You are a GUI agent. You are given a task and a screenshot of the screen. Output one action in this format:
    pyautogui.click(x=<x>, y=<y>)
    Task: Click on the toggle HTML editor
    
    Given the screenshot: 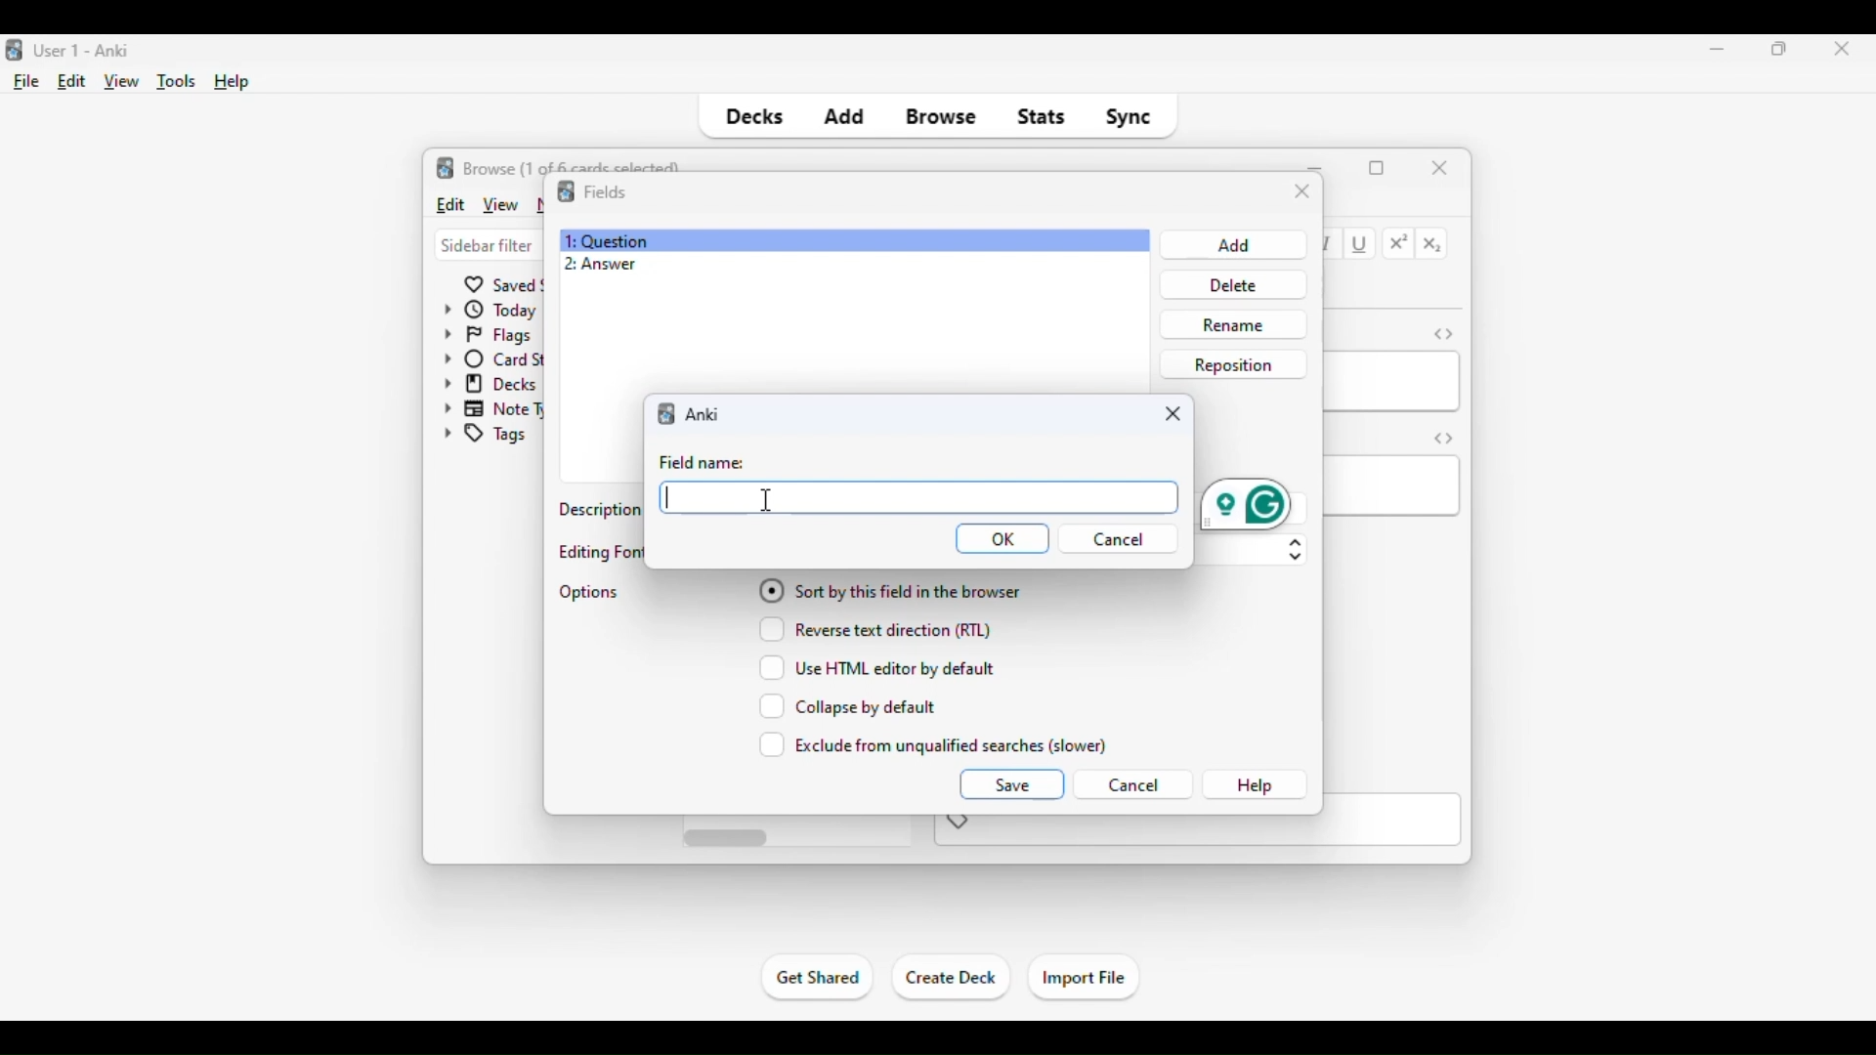 What is the action you would take?
    pyautogui.click(x=1444, y=438)
    